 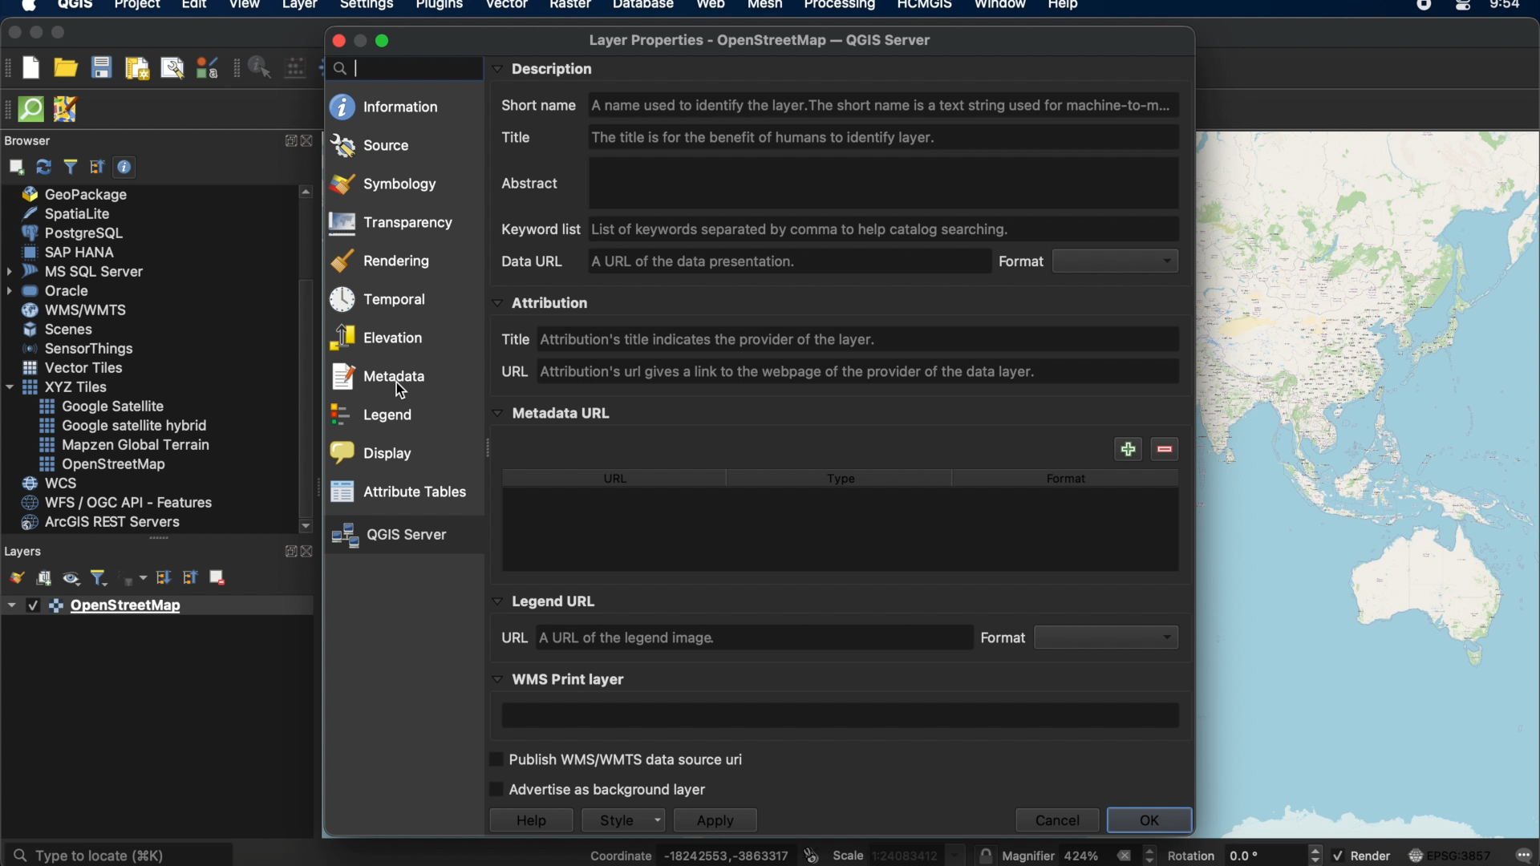 I want to click on URL attribute, so click(x=772, y=374).